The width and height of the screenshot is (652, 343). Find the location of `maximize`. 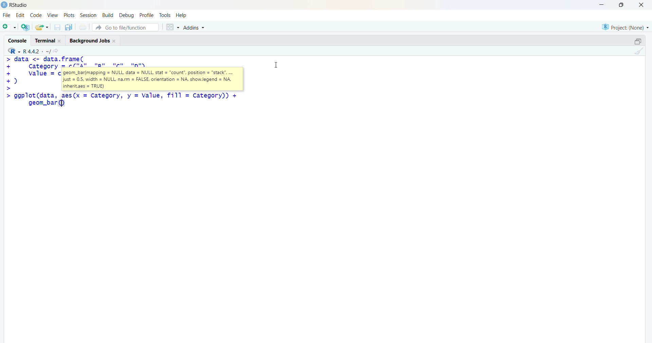

maximize is located at coordinates (623, 5).